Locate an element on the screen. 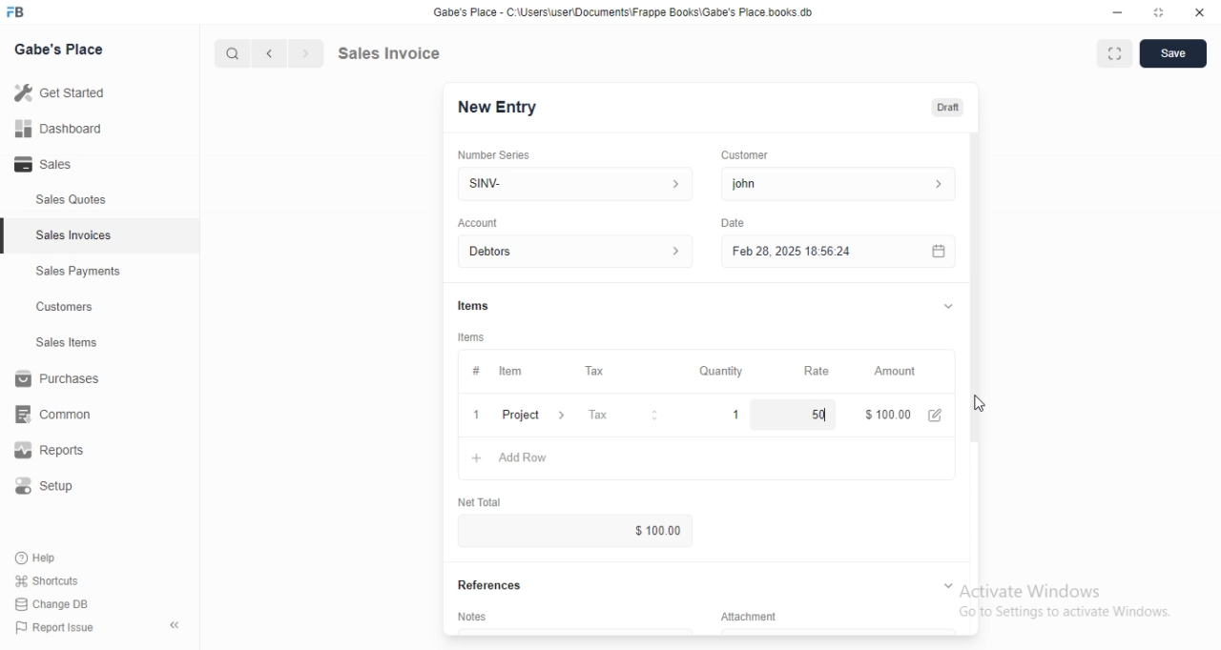  SINV- is located at coordinates (574, 182).